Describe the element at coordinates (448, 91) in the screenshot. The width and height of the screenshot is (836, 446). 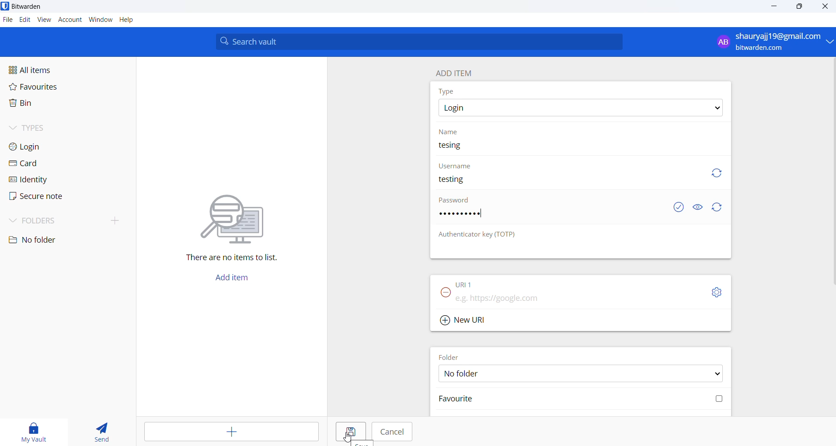
I see `Type` at that location.